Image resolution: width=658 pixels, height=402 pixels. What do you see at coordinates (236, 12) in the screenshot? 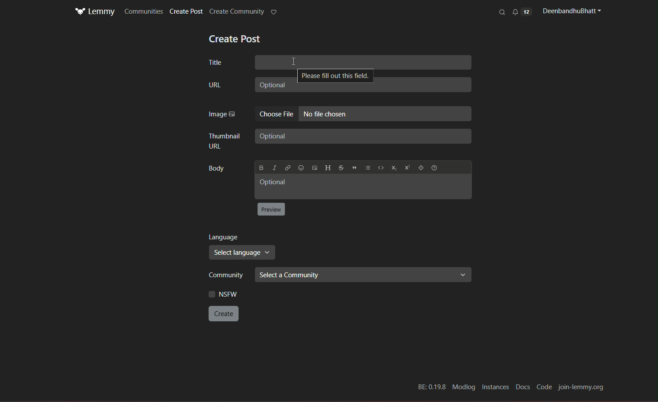
I see `create community` at bounding box center [236, 12].